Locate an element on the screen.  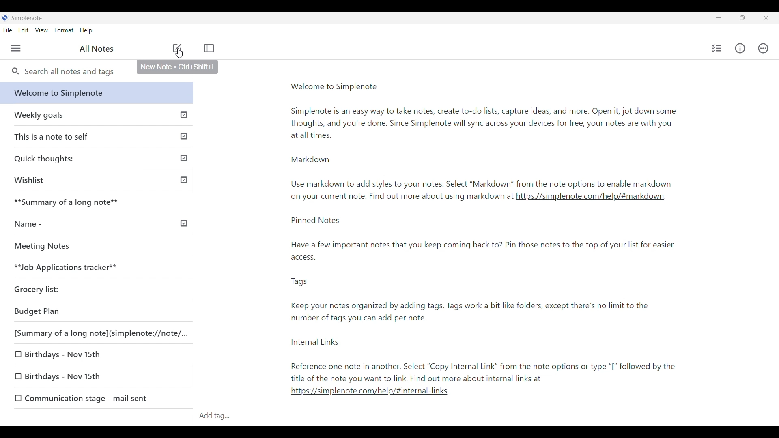
Unpublished note is located at coordinates (65, 376).